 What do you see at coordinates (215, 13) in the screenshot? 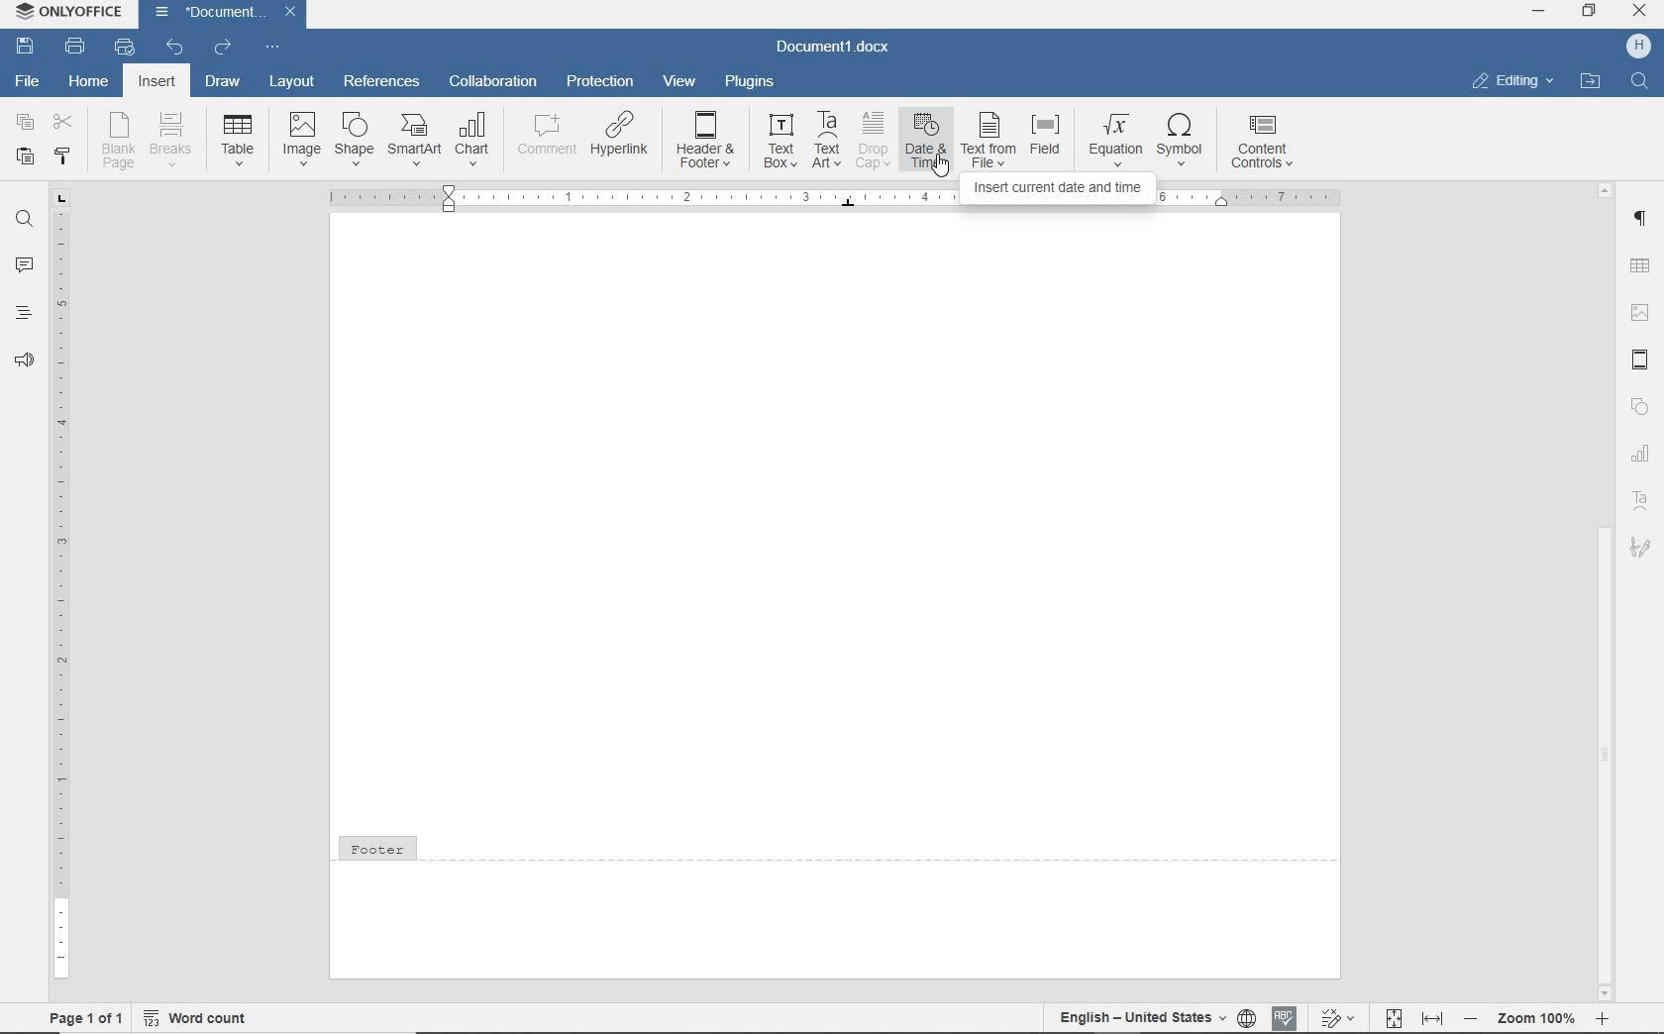
I see `document name` at bounding box center [215, 13].